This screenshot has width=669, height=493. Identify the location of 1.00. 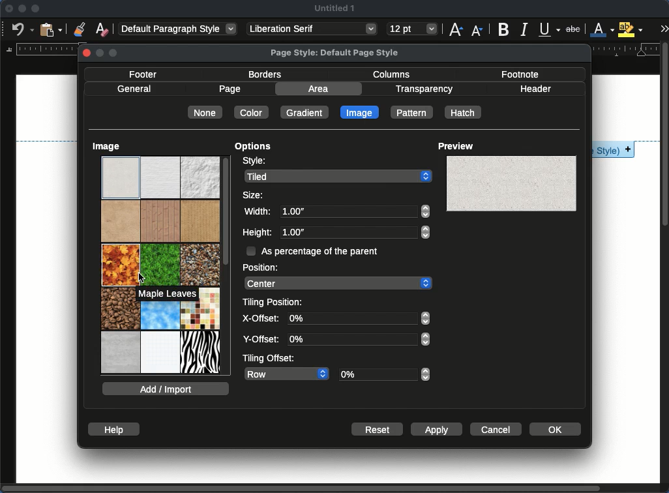
(355, 210).